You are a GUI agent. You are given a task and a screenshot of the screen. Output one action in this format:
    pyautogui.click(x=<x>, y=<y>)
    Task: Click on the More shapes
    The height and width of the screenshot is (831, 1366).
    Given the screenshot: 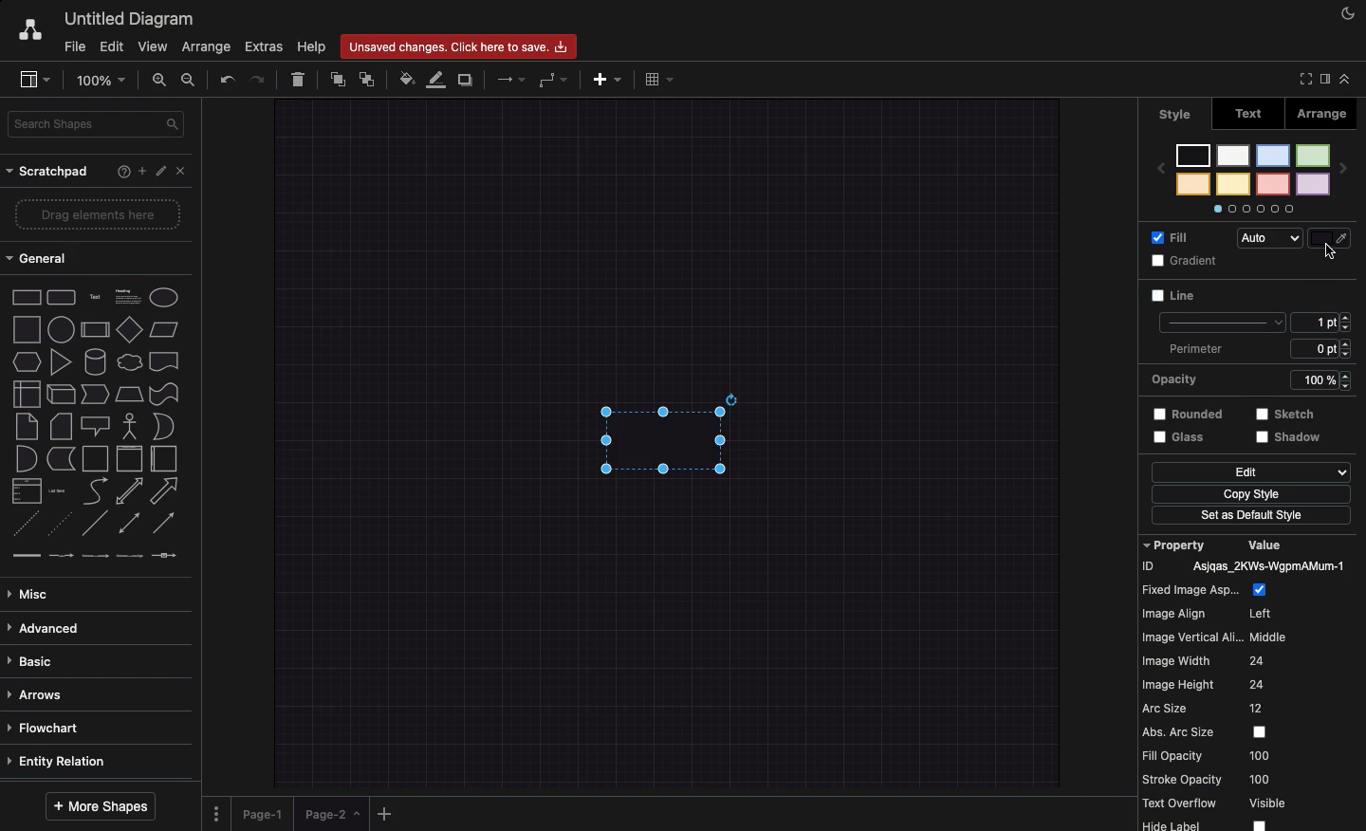 What is the action you would take?
    pyautogui.click(x=102, y=803)
    